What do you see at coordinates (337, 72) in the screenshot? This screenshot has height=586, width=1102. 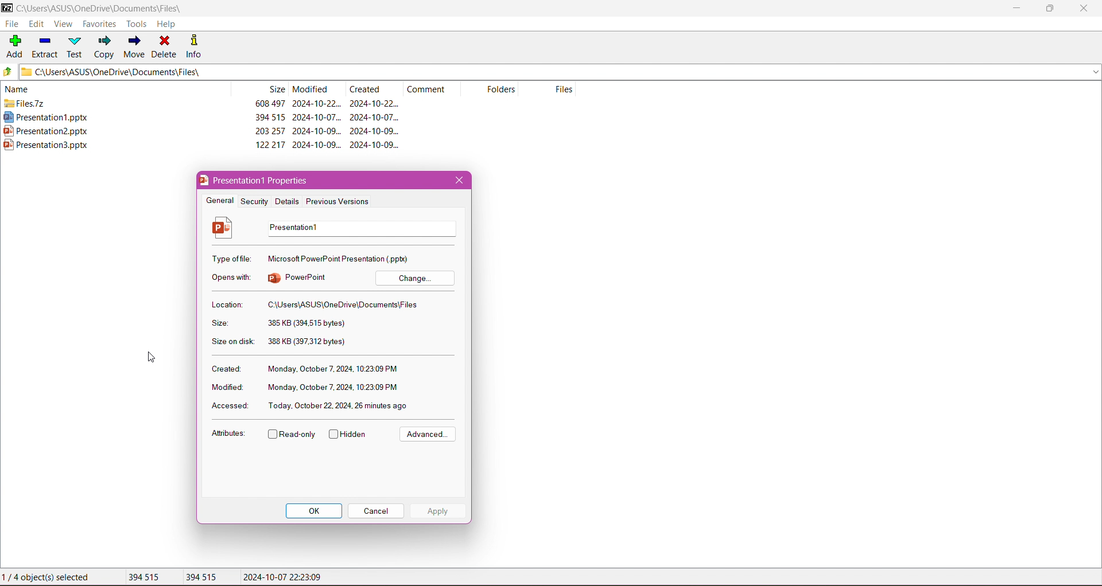 I see `Current Folder Path - C:\Users\ASUS\OneDrive\Documents\Files\` at bounding box center [337, 72].